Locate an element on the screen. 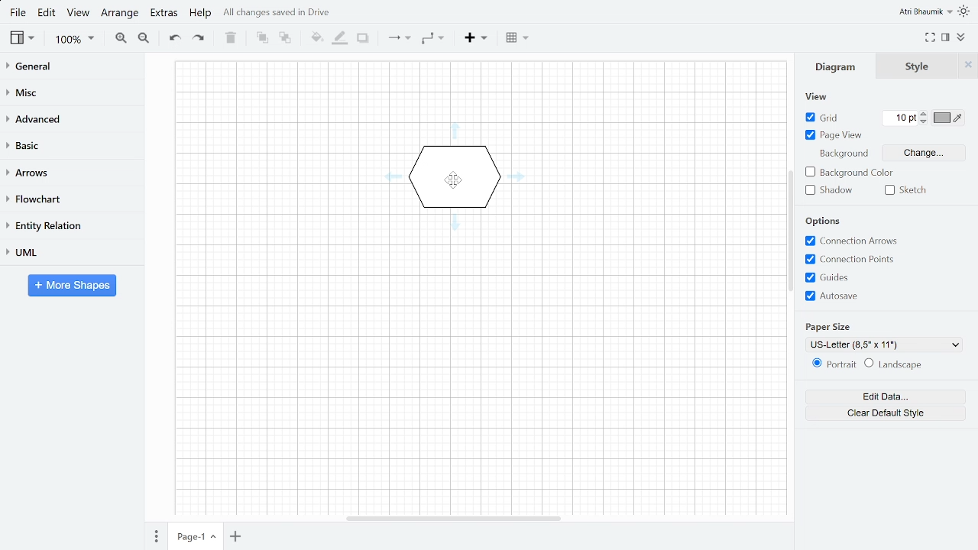 The image size is (978, 550). Collapse is located at coordinates (963, 37).